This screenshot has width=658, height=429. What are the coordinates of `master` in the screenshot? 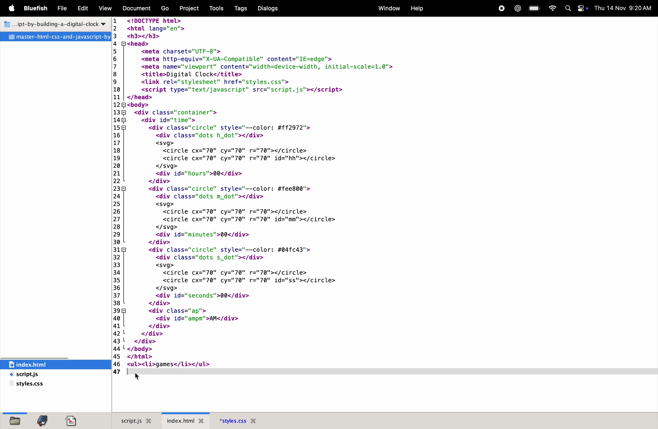 It's located at (55, 37).